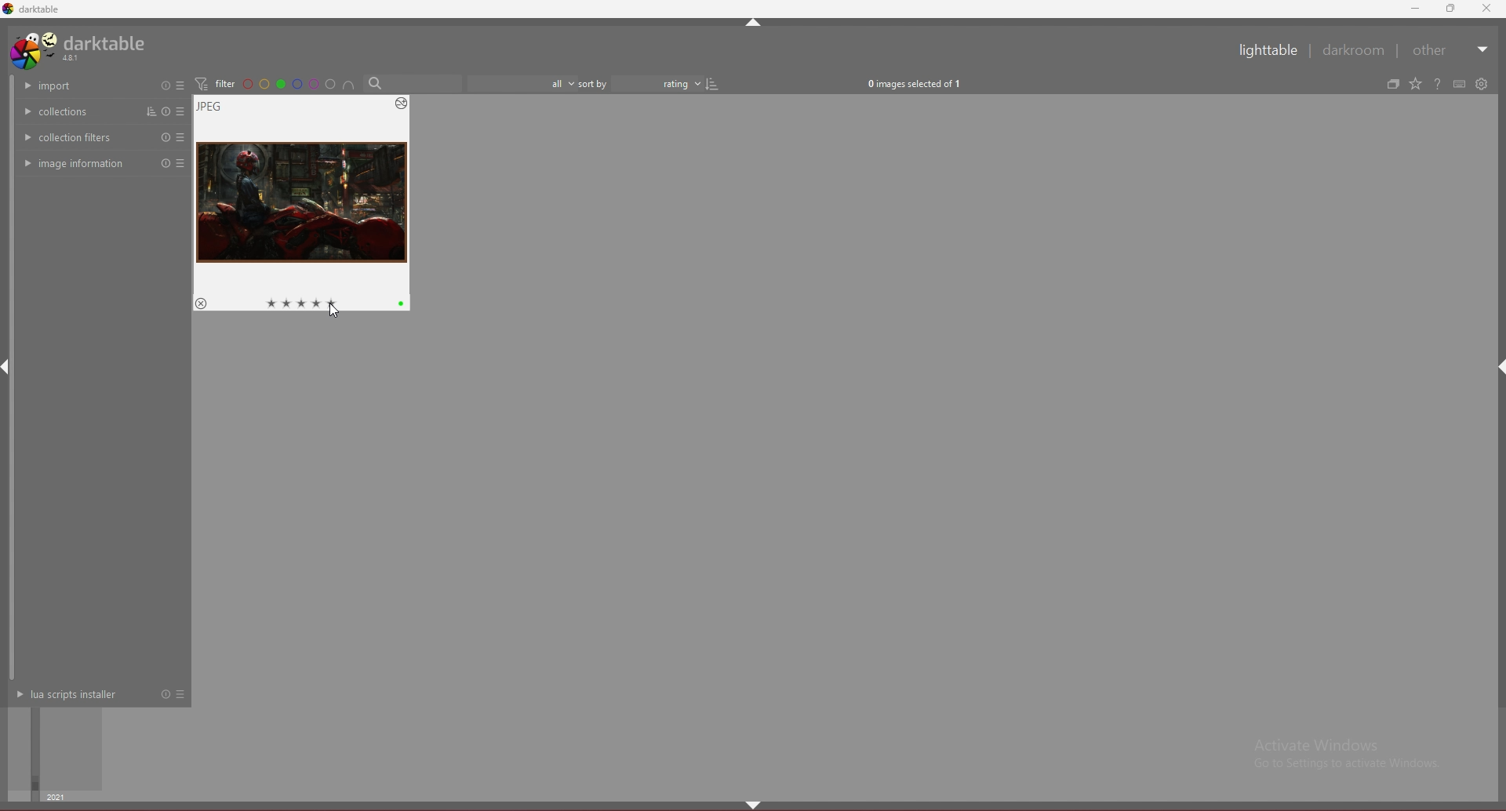 Image resolution: width=1506 pixels, height=811 pixels. I want to click on reset, so click(166, 137).